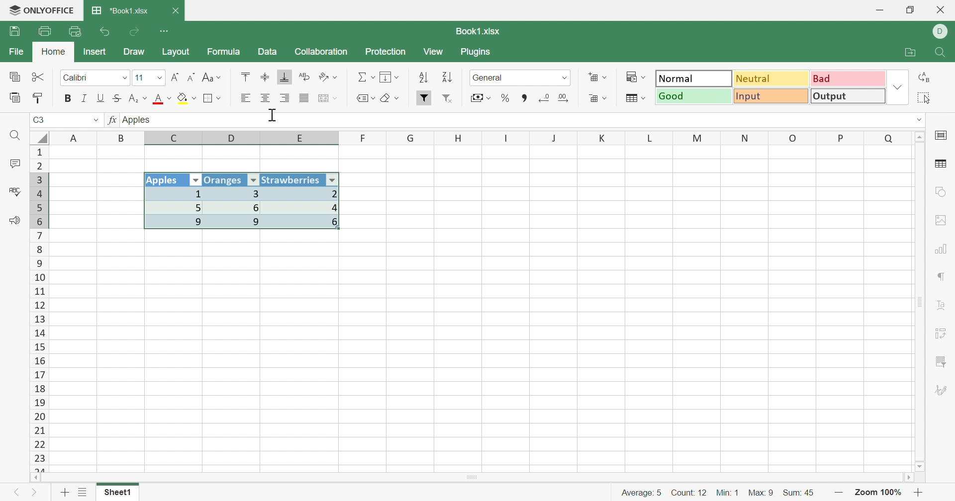  What do you see at coordinates (941, 359) in the screenshot?
I see `slicer settings` at bounding box center [941, 359].